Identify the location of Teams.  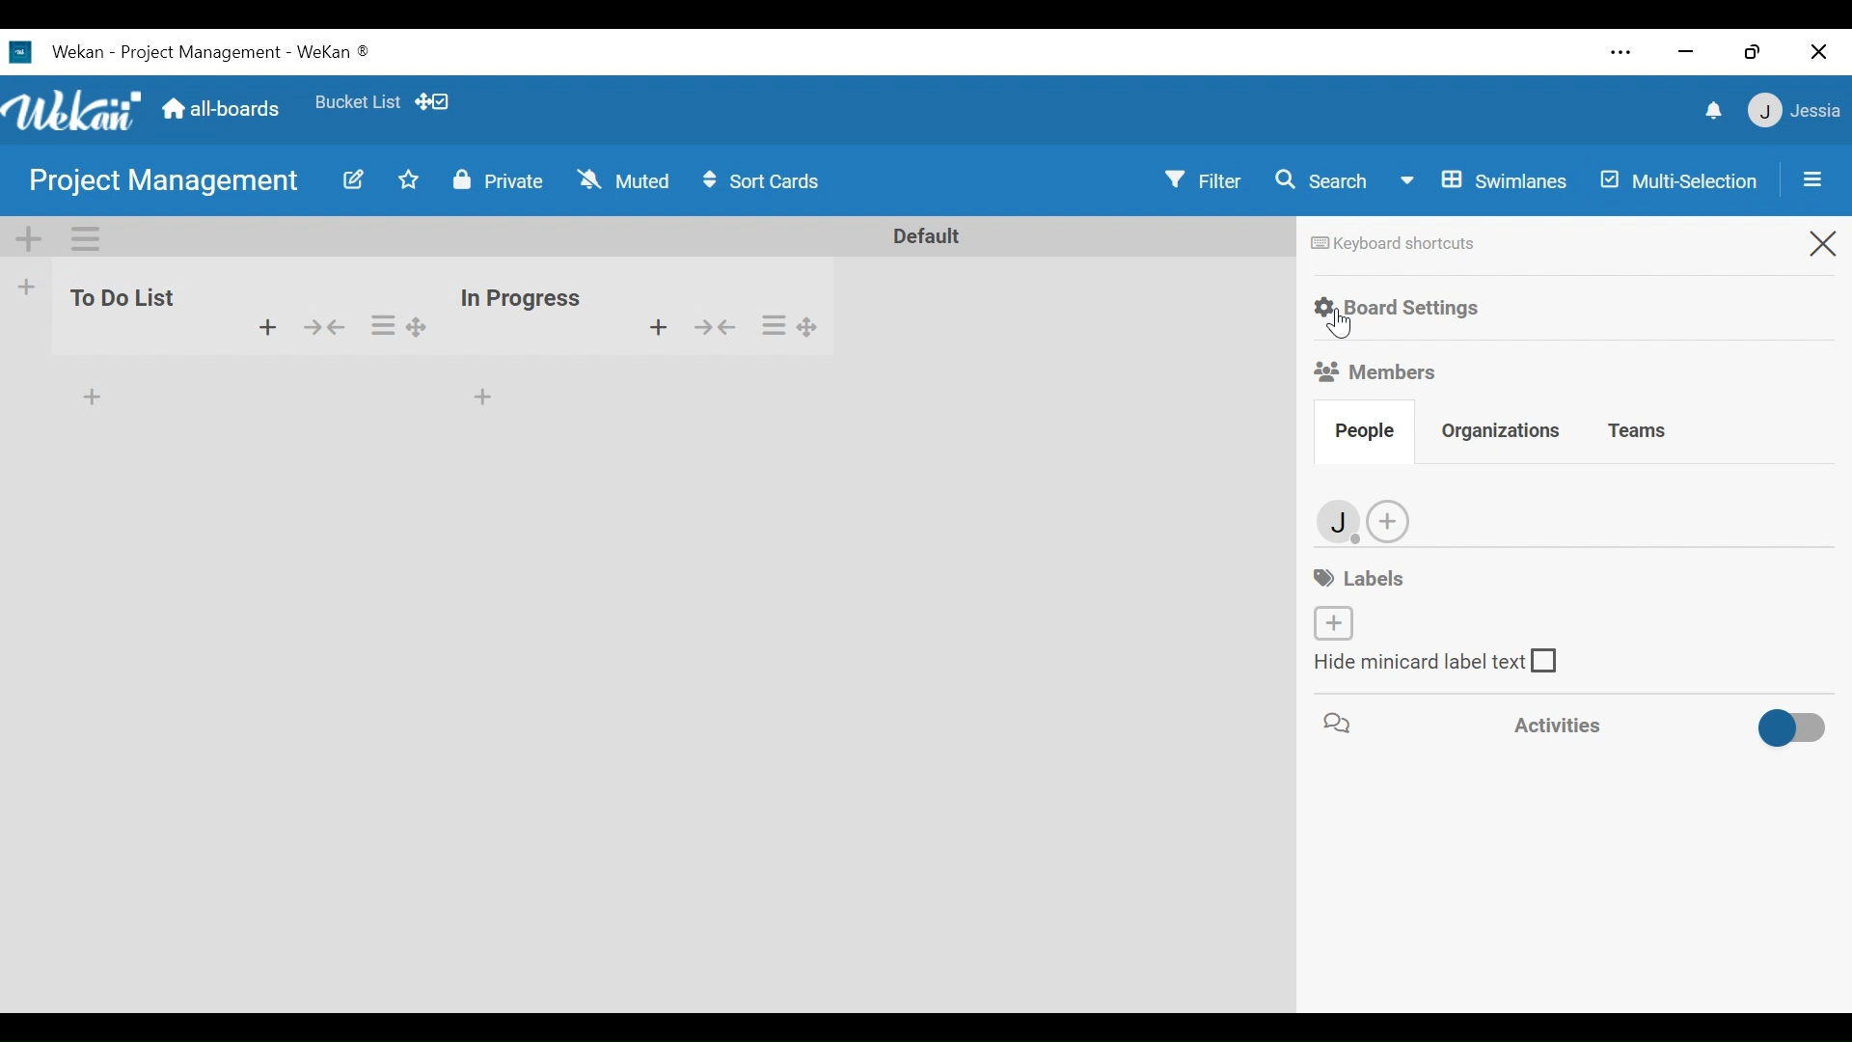
(1635, 432).